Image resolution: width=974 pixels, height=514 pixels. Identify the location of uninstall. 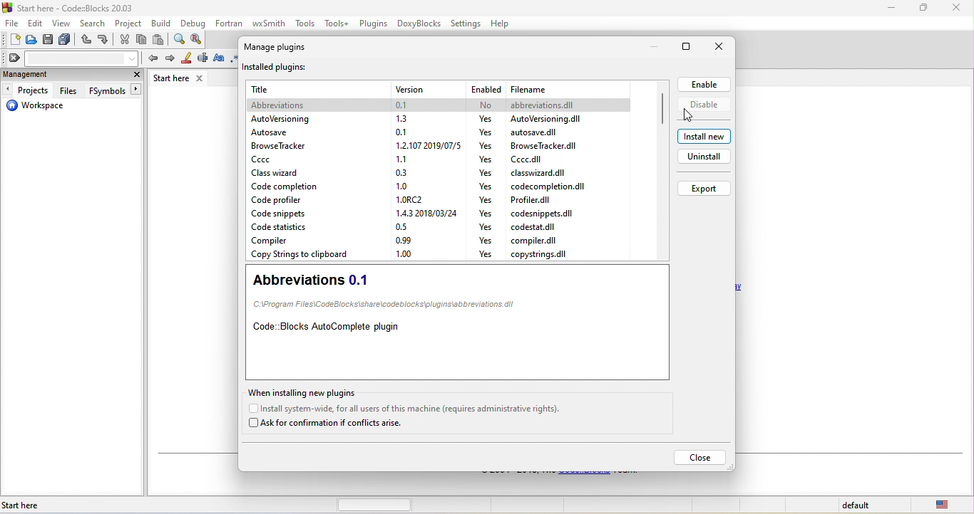
(704, 159).